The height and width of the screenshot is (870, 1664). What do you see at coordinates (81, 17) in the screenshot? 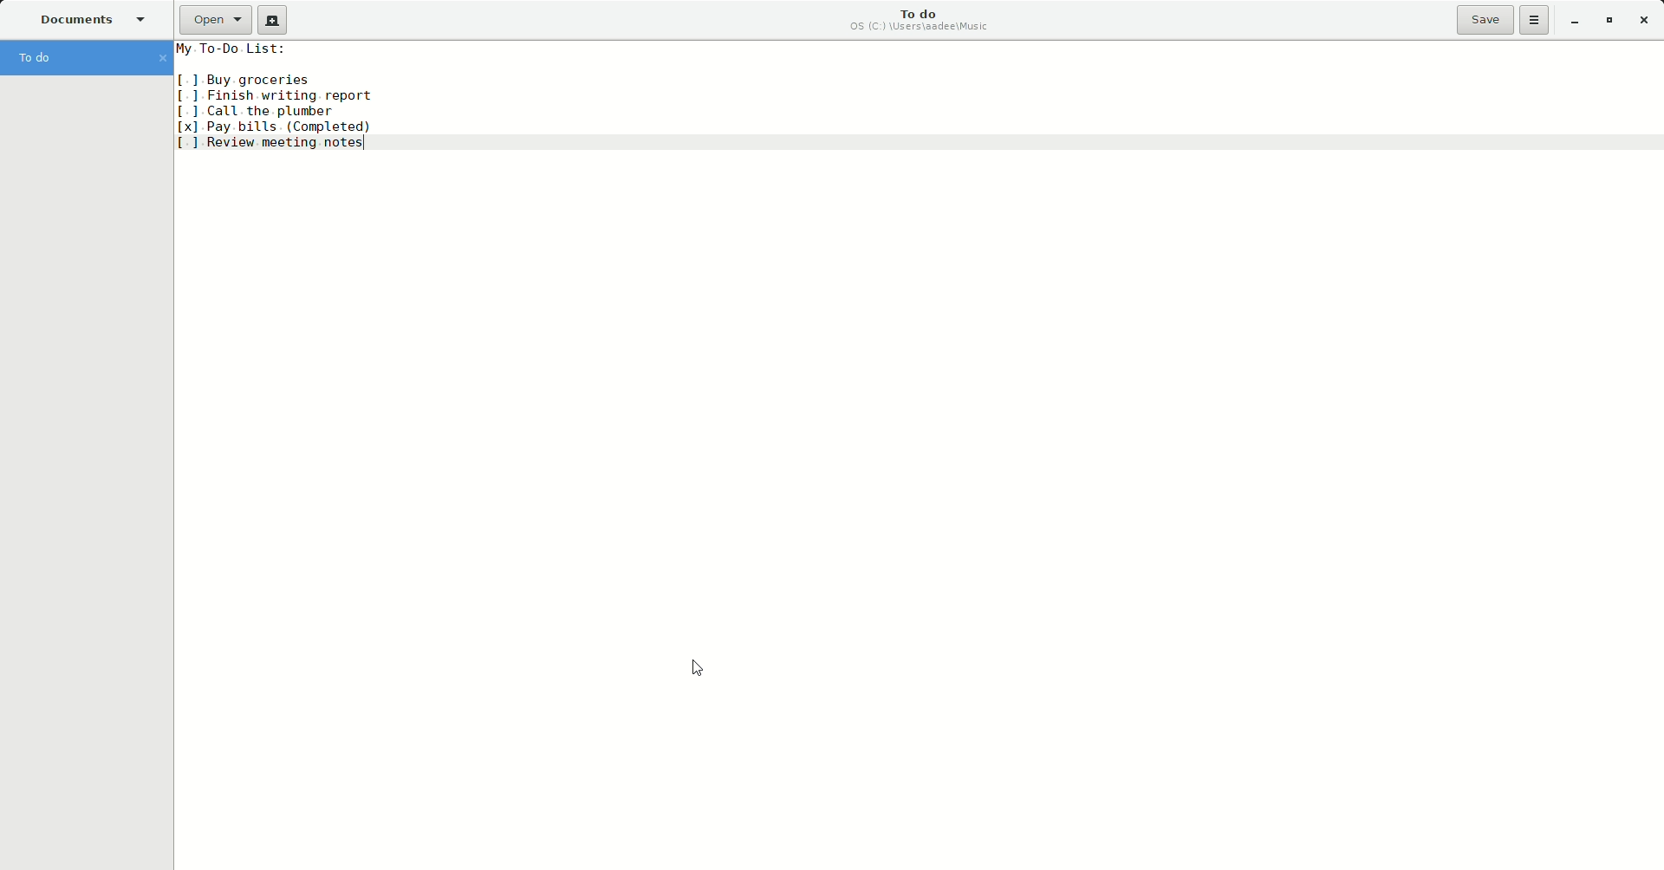
I see `Documents` at bounding box center [81, 17].